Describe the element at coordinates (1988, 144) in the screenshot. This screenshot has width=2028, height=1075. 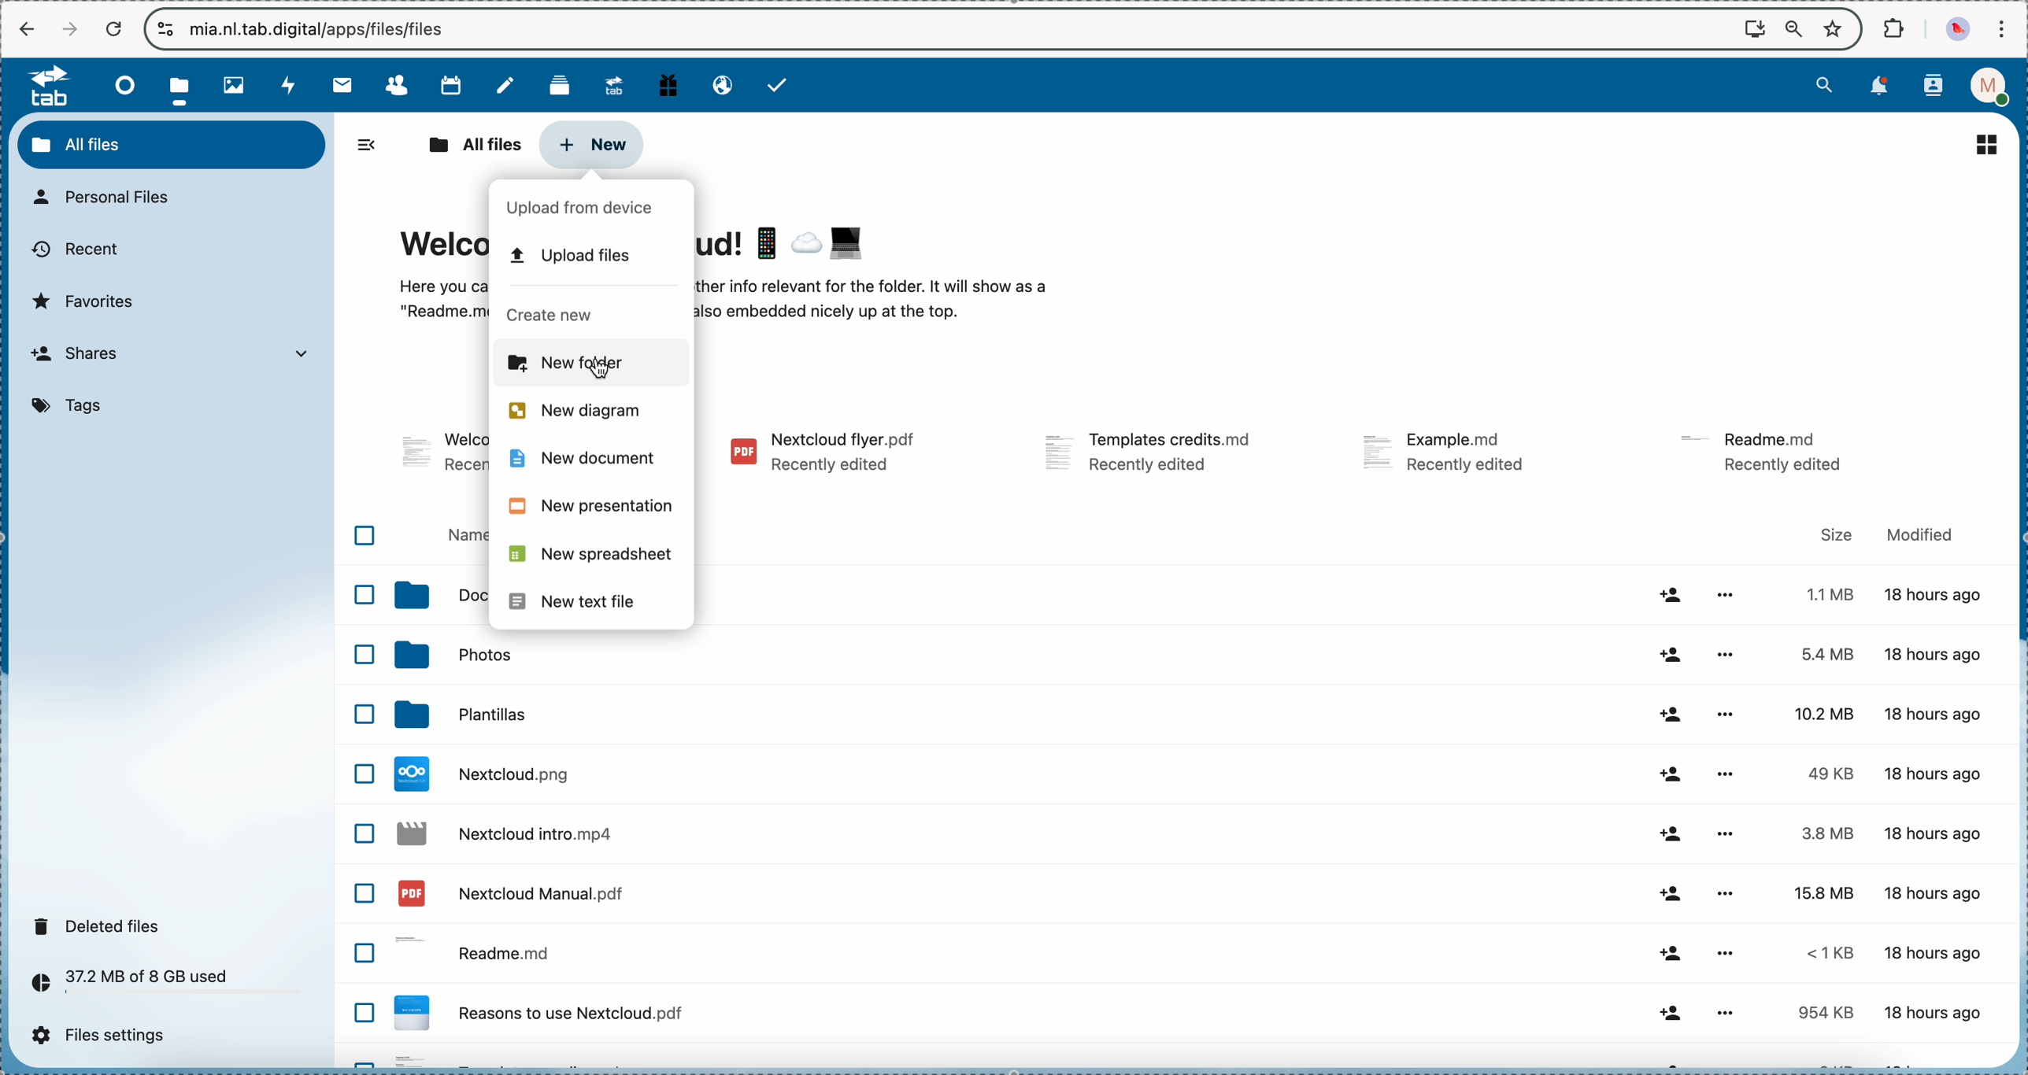
I see `list view` at that location.